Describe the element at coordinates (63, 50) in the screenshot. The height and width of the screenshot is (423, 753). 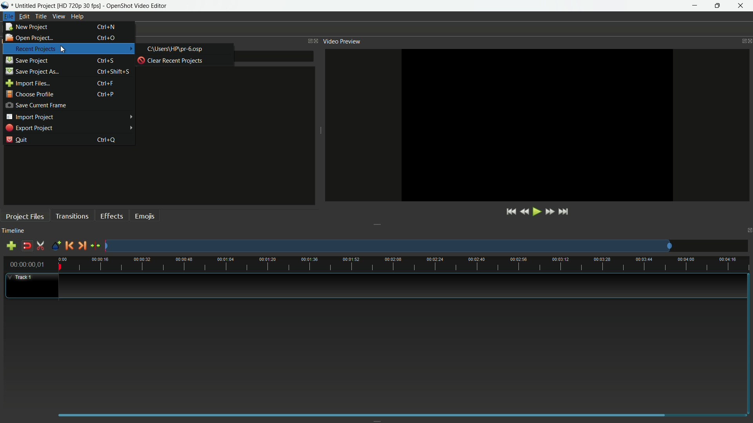
I see `cursor` at that location.